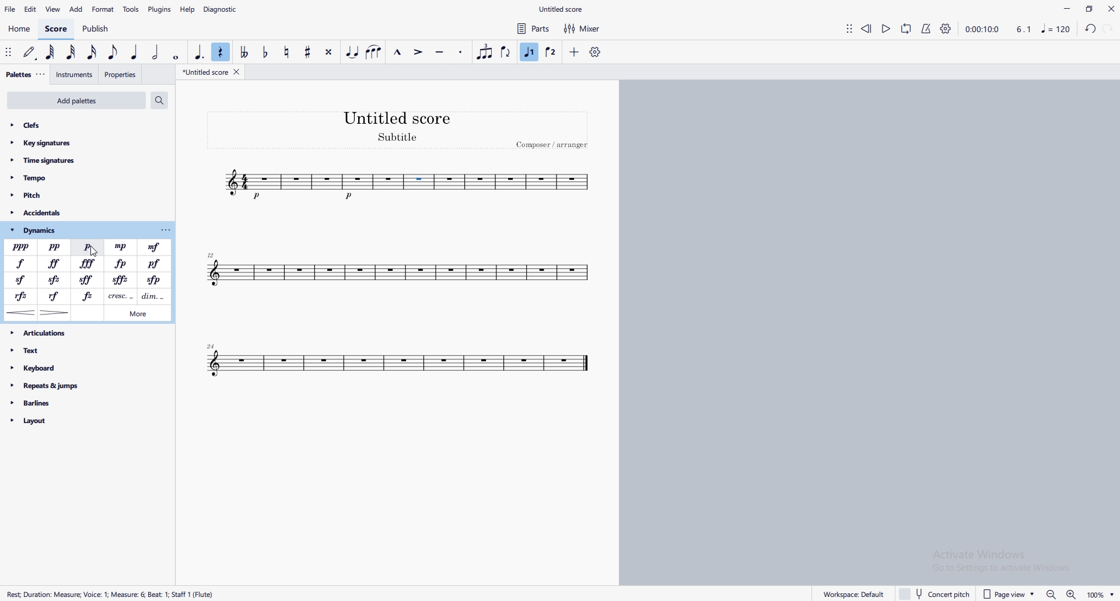 The width and height of the screenshot is (1120, 601). Describe the element at coordinates (159, 100) in the screenshot. I see `search` at that location.